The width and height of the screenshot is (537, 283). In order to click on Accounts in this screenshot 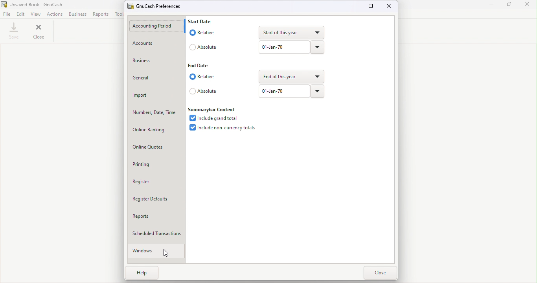, I will do `click(156, 44)`.